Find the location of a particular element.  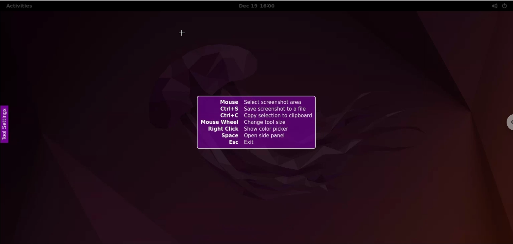

tool settings is located at coordinates (6, 124).